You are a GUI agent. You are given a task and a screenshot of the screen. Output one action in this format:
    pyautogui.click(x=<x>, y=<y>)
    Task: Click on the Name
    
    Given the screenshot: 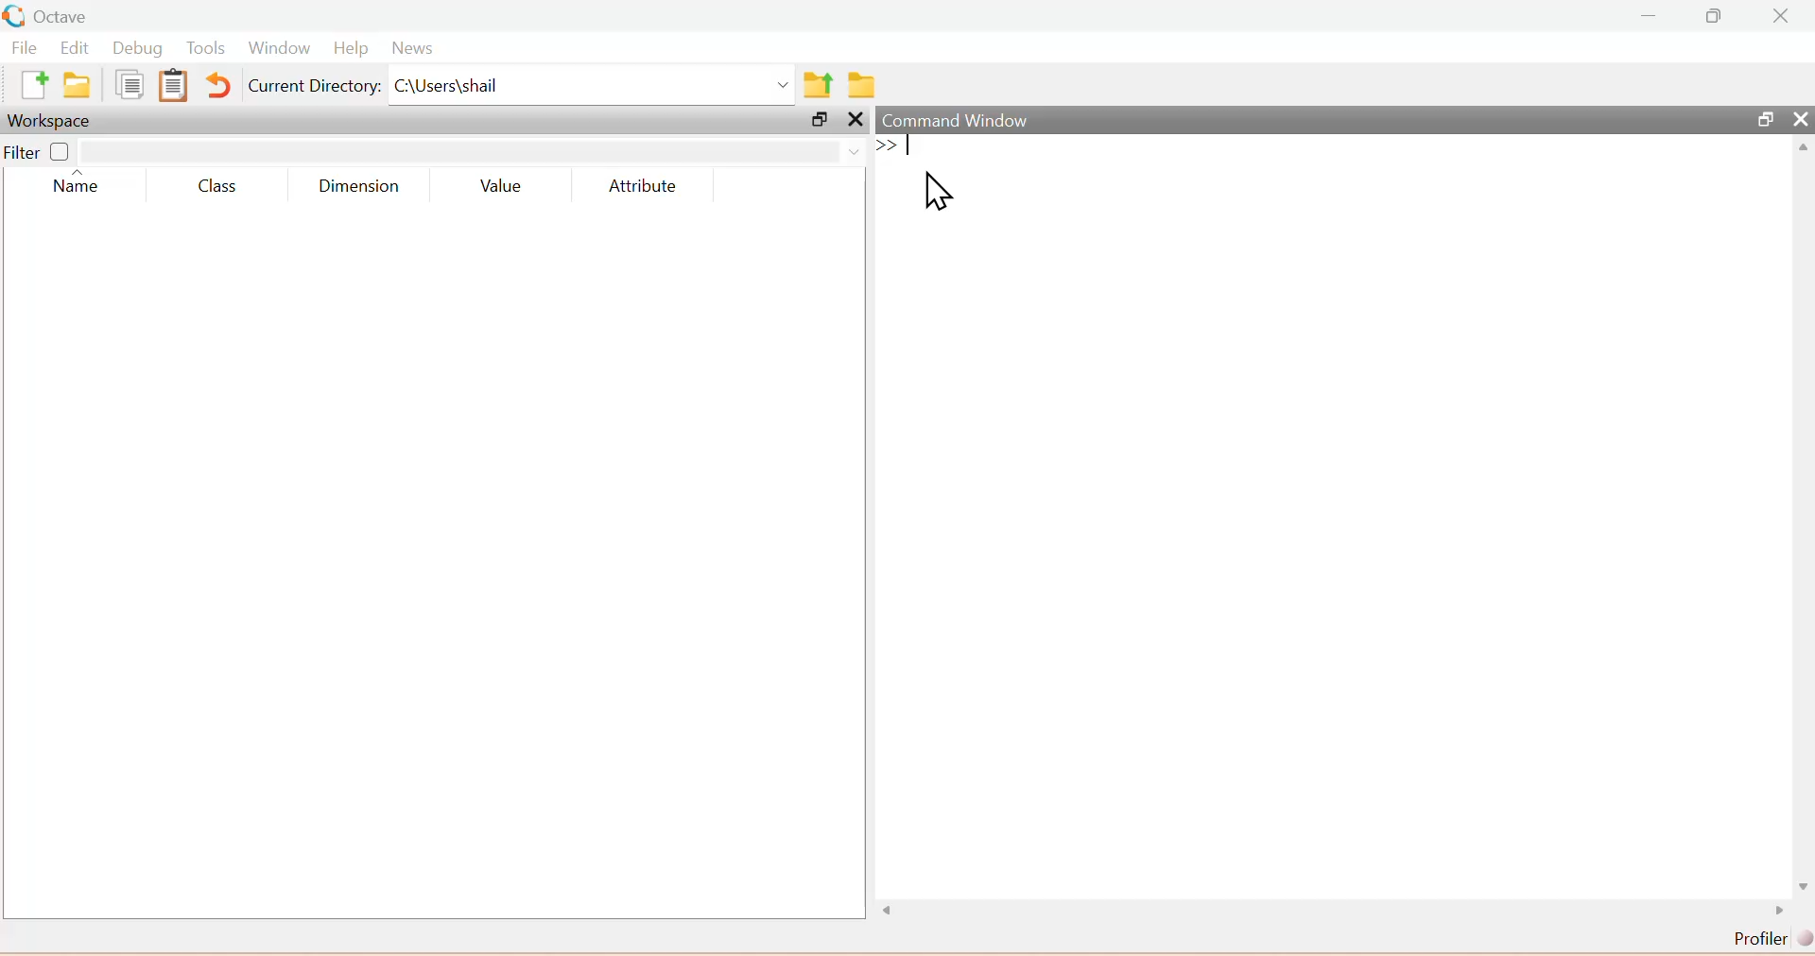 What is the action you would take?
    pyautogui.click(x=78, y=185)
    